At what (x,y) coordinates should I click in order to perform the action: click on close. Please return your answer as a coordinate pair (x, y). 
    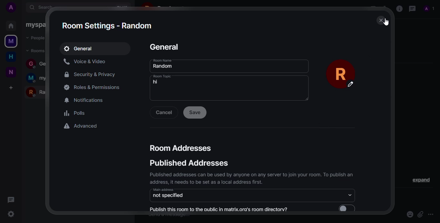
    Looking at the image, I should click on (382, 21).